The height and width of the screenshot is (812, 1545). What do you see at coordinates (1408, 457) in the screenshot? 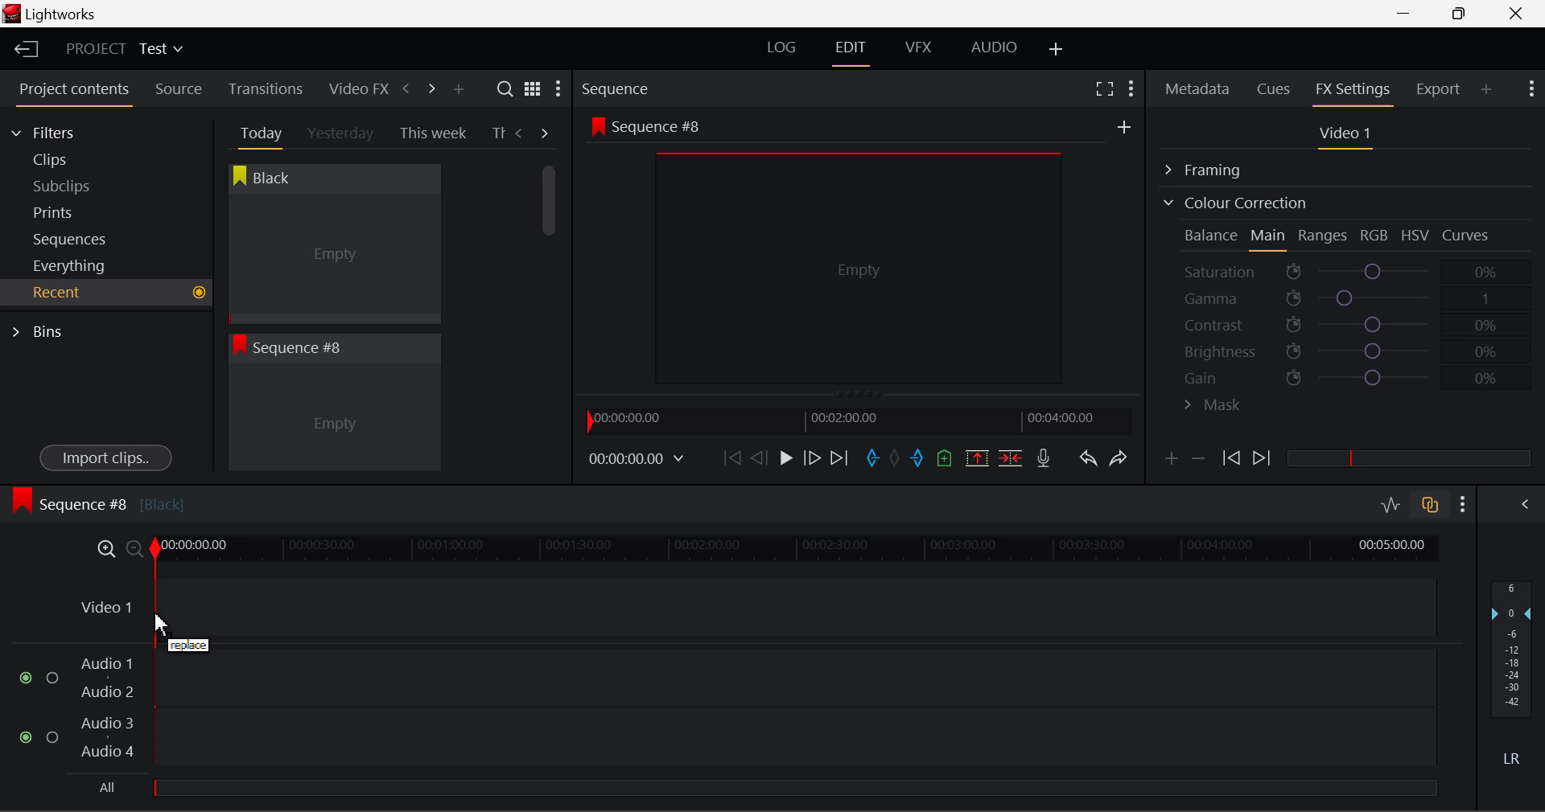
I see `slider` at bounding box center [1408, 457].